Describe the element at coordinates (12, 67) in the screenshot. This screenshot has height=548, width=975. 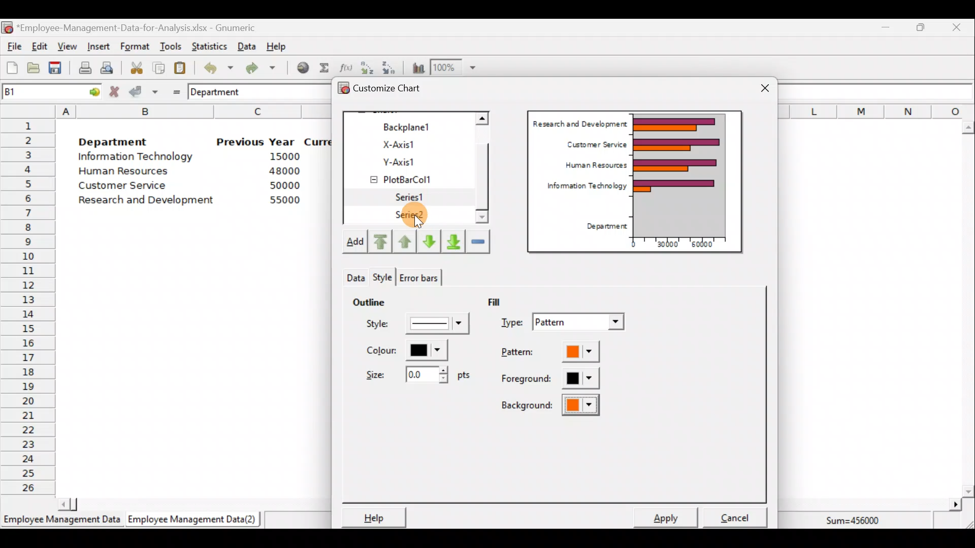
I see `Create a new workbook` at that location.